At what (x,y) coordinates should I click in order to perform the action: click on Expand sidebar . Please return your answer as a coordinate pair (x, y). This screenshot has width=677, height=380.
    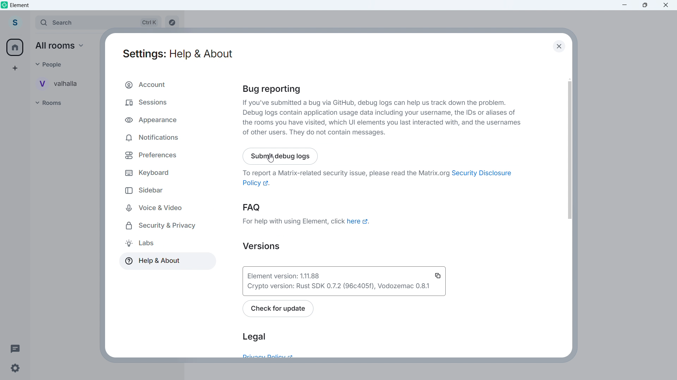
    Looking at the image, I should click on (30, 23).